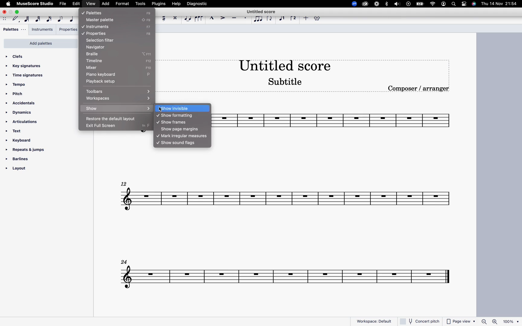  What do you see at coordinates (495, 321) in the screenshot?
I see `zoom in` at bounding box center [495, 321].